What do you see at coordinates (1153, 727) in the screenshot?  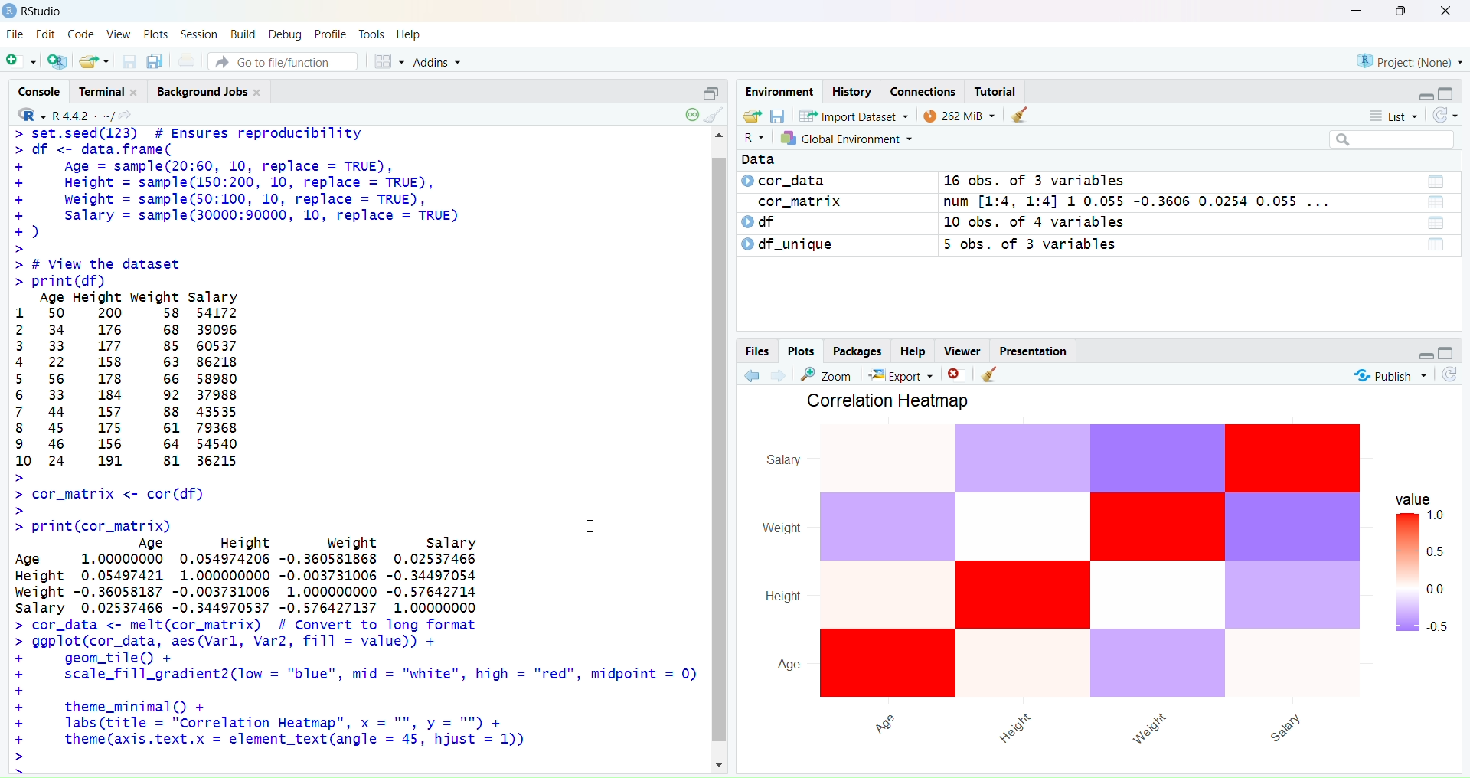 I see `Weight` at bounding box center [1153, 727].